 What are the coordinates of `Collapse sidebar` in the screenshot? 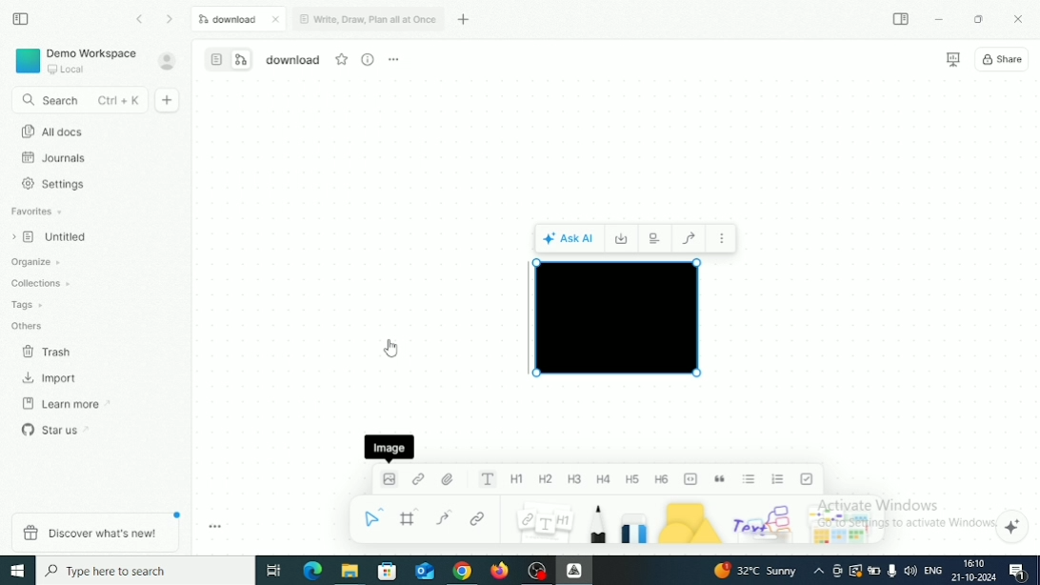 It's located at (22, 19).